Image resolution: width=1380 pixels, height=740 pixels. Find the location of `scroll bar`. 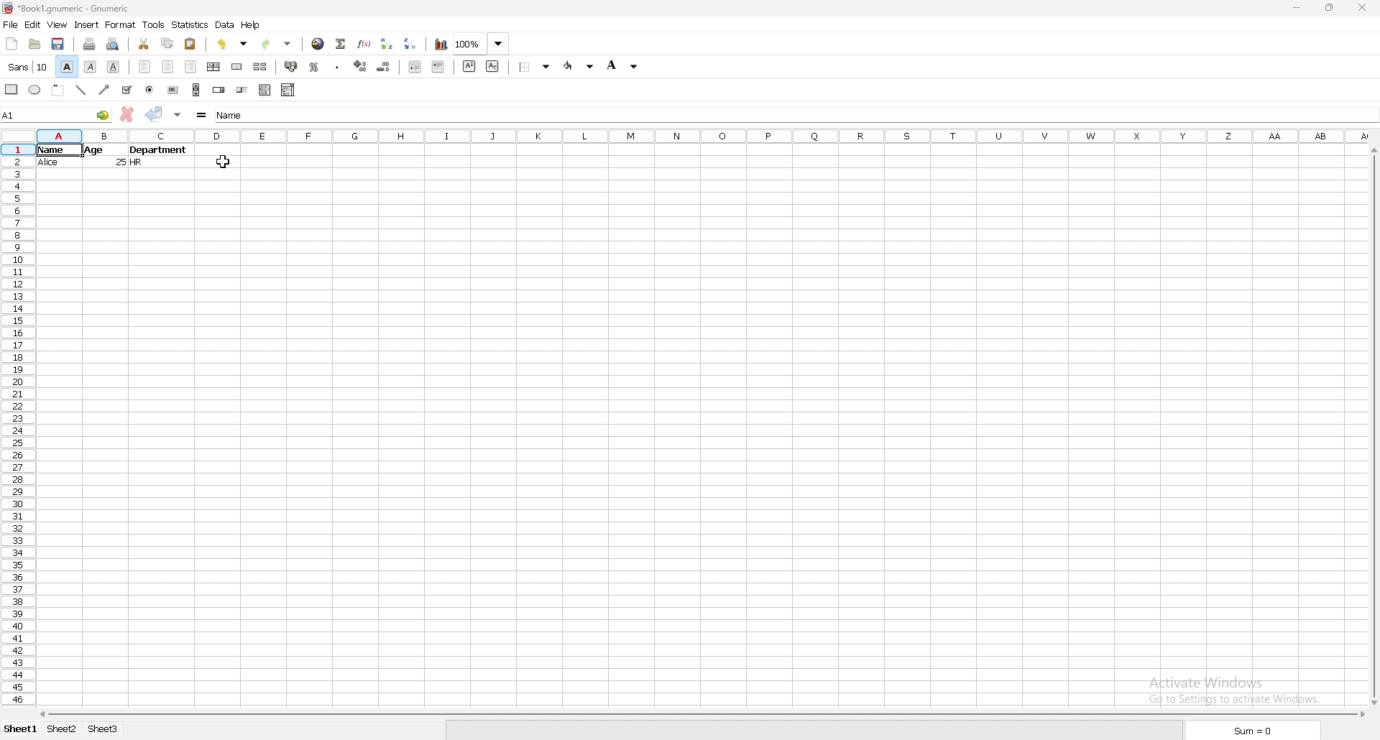

scroll bar is located at coordinates (1373, 427).